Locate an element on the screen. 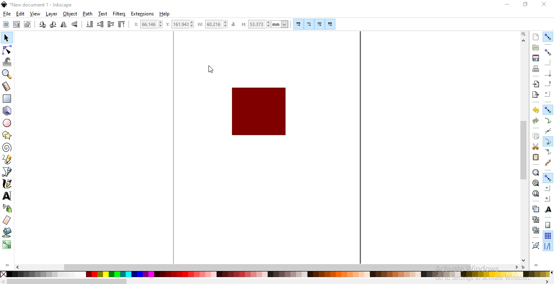 The image size is (554, 284). snap midpoints of  is located at coordinates (548, 84).